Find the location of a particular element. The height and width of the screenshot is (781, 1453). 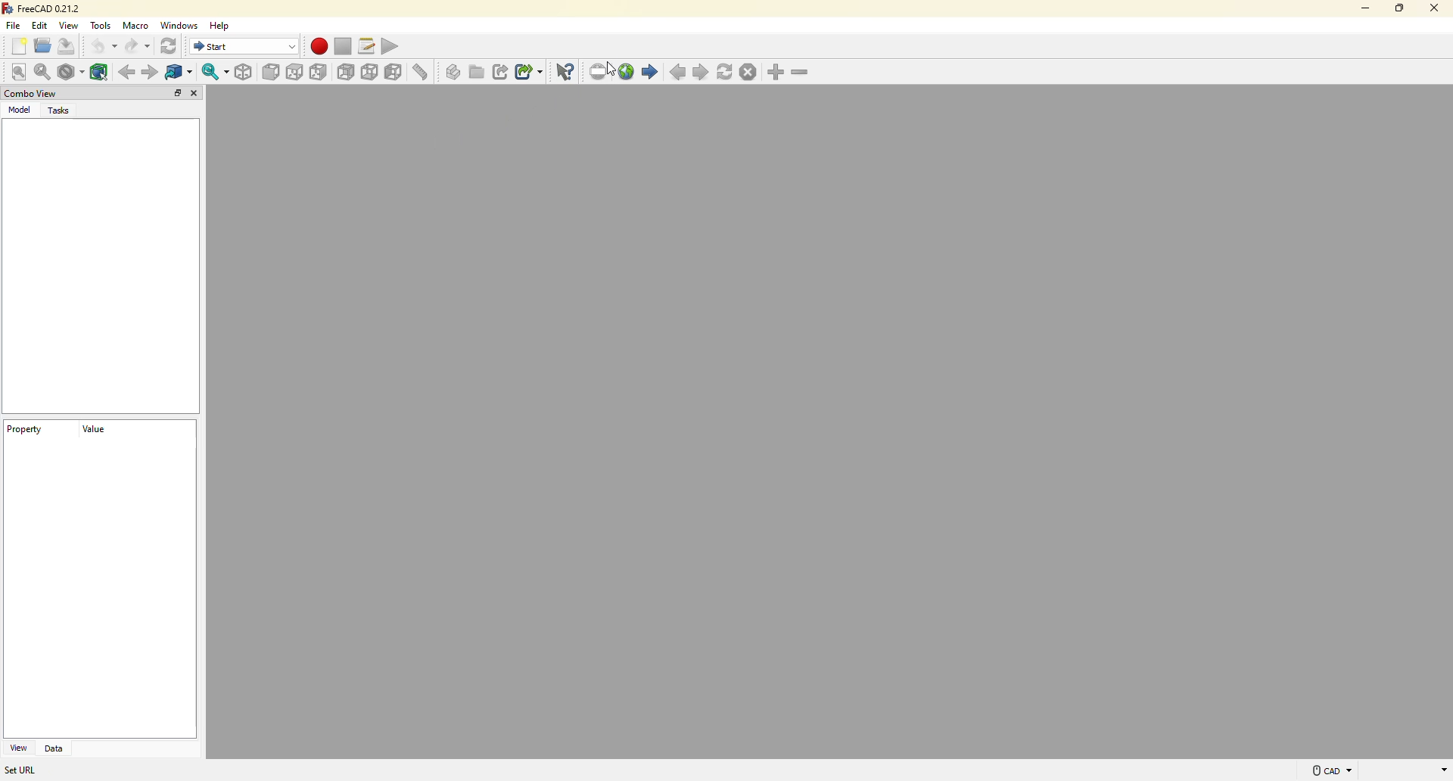

macros is located at coordinates (368, 45).